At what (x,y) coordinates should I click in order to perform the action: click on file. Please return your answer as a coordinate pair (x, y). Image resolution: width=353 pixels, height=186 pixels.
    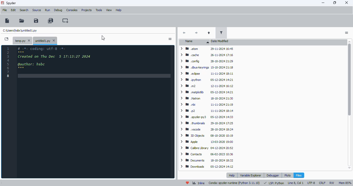
    Looking at the image, I should click on (5, 10).